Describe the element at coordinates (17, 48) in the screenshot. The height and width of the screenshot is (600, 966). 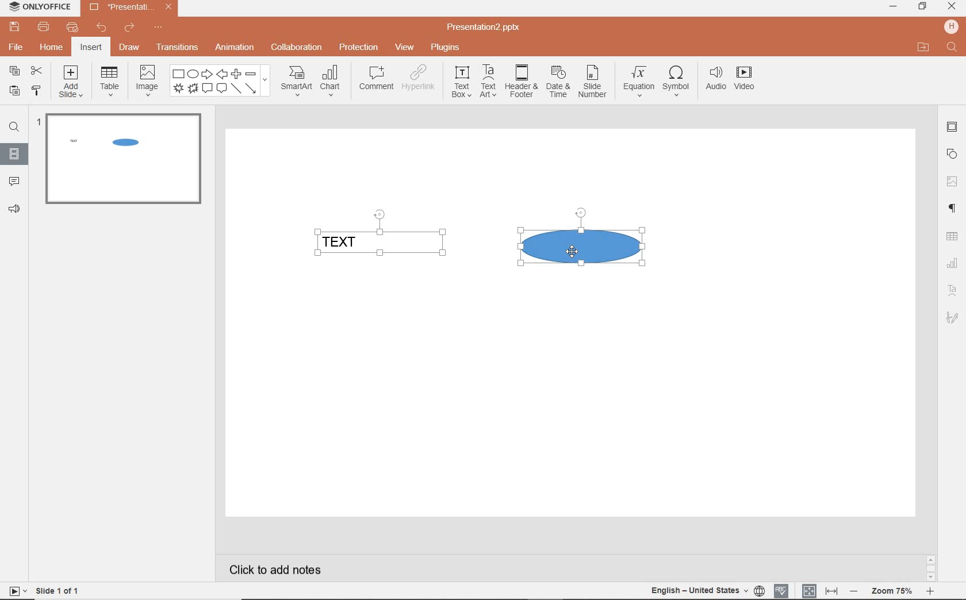
I see `file` at that location.